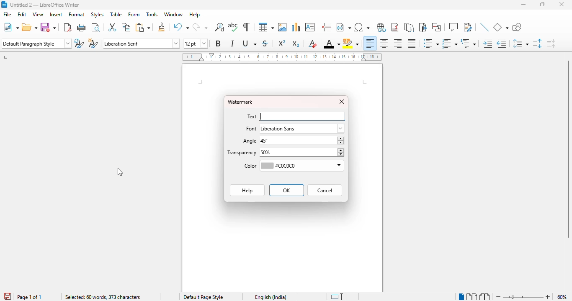 The image size is (572, 301). I want to click on new, so click(11, 27).